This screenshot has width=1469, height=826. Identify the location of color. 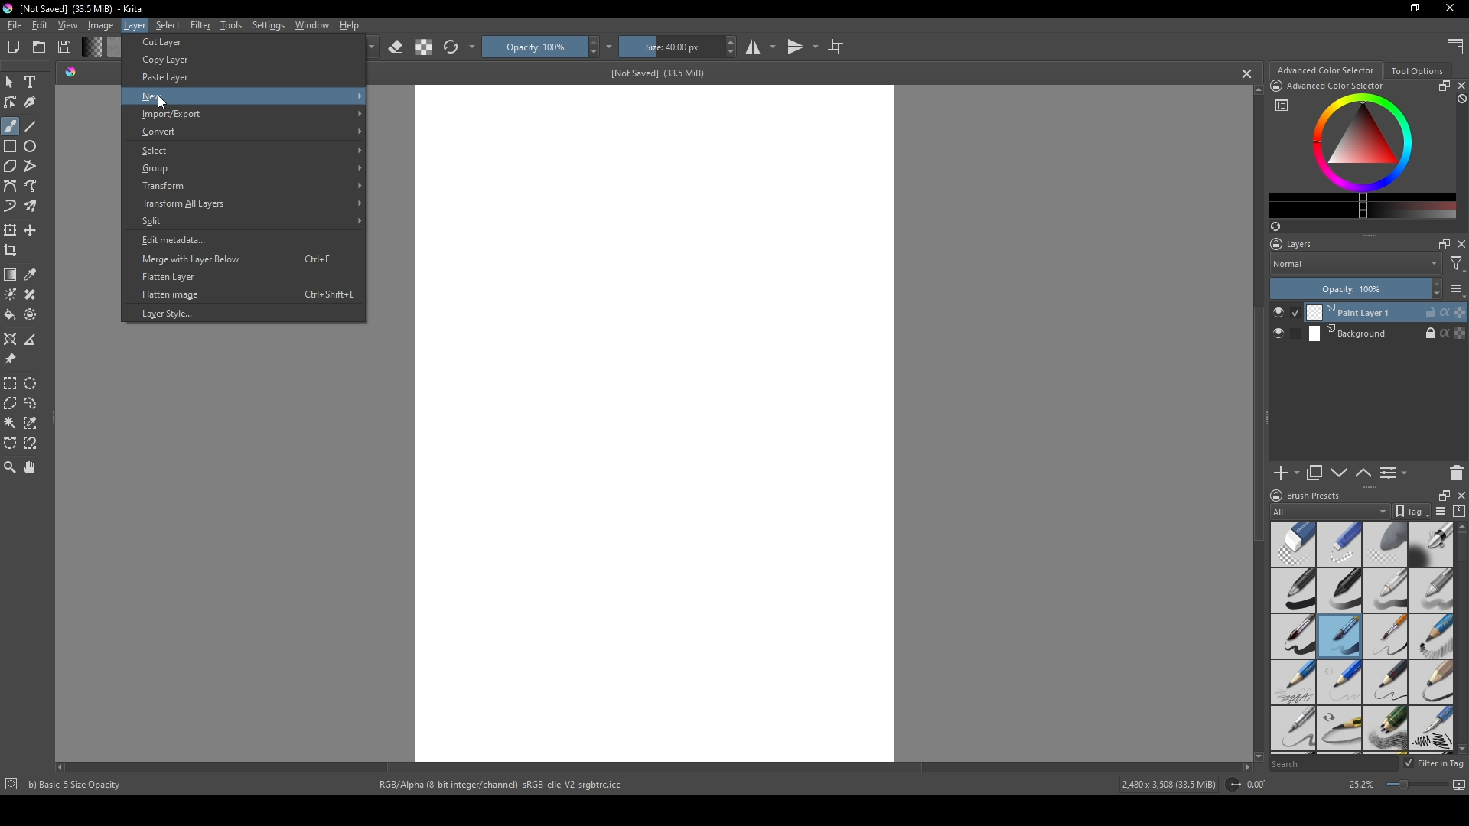
(116, 47).